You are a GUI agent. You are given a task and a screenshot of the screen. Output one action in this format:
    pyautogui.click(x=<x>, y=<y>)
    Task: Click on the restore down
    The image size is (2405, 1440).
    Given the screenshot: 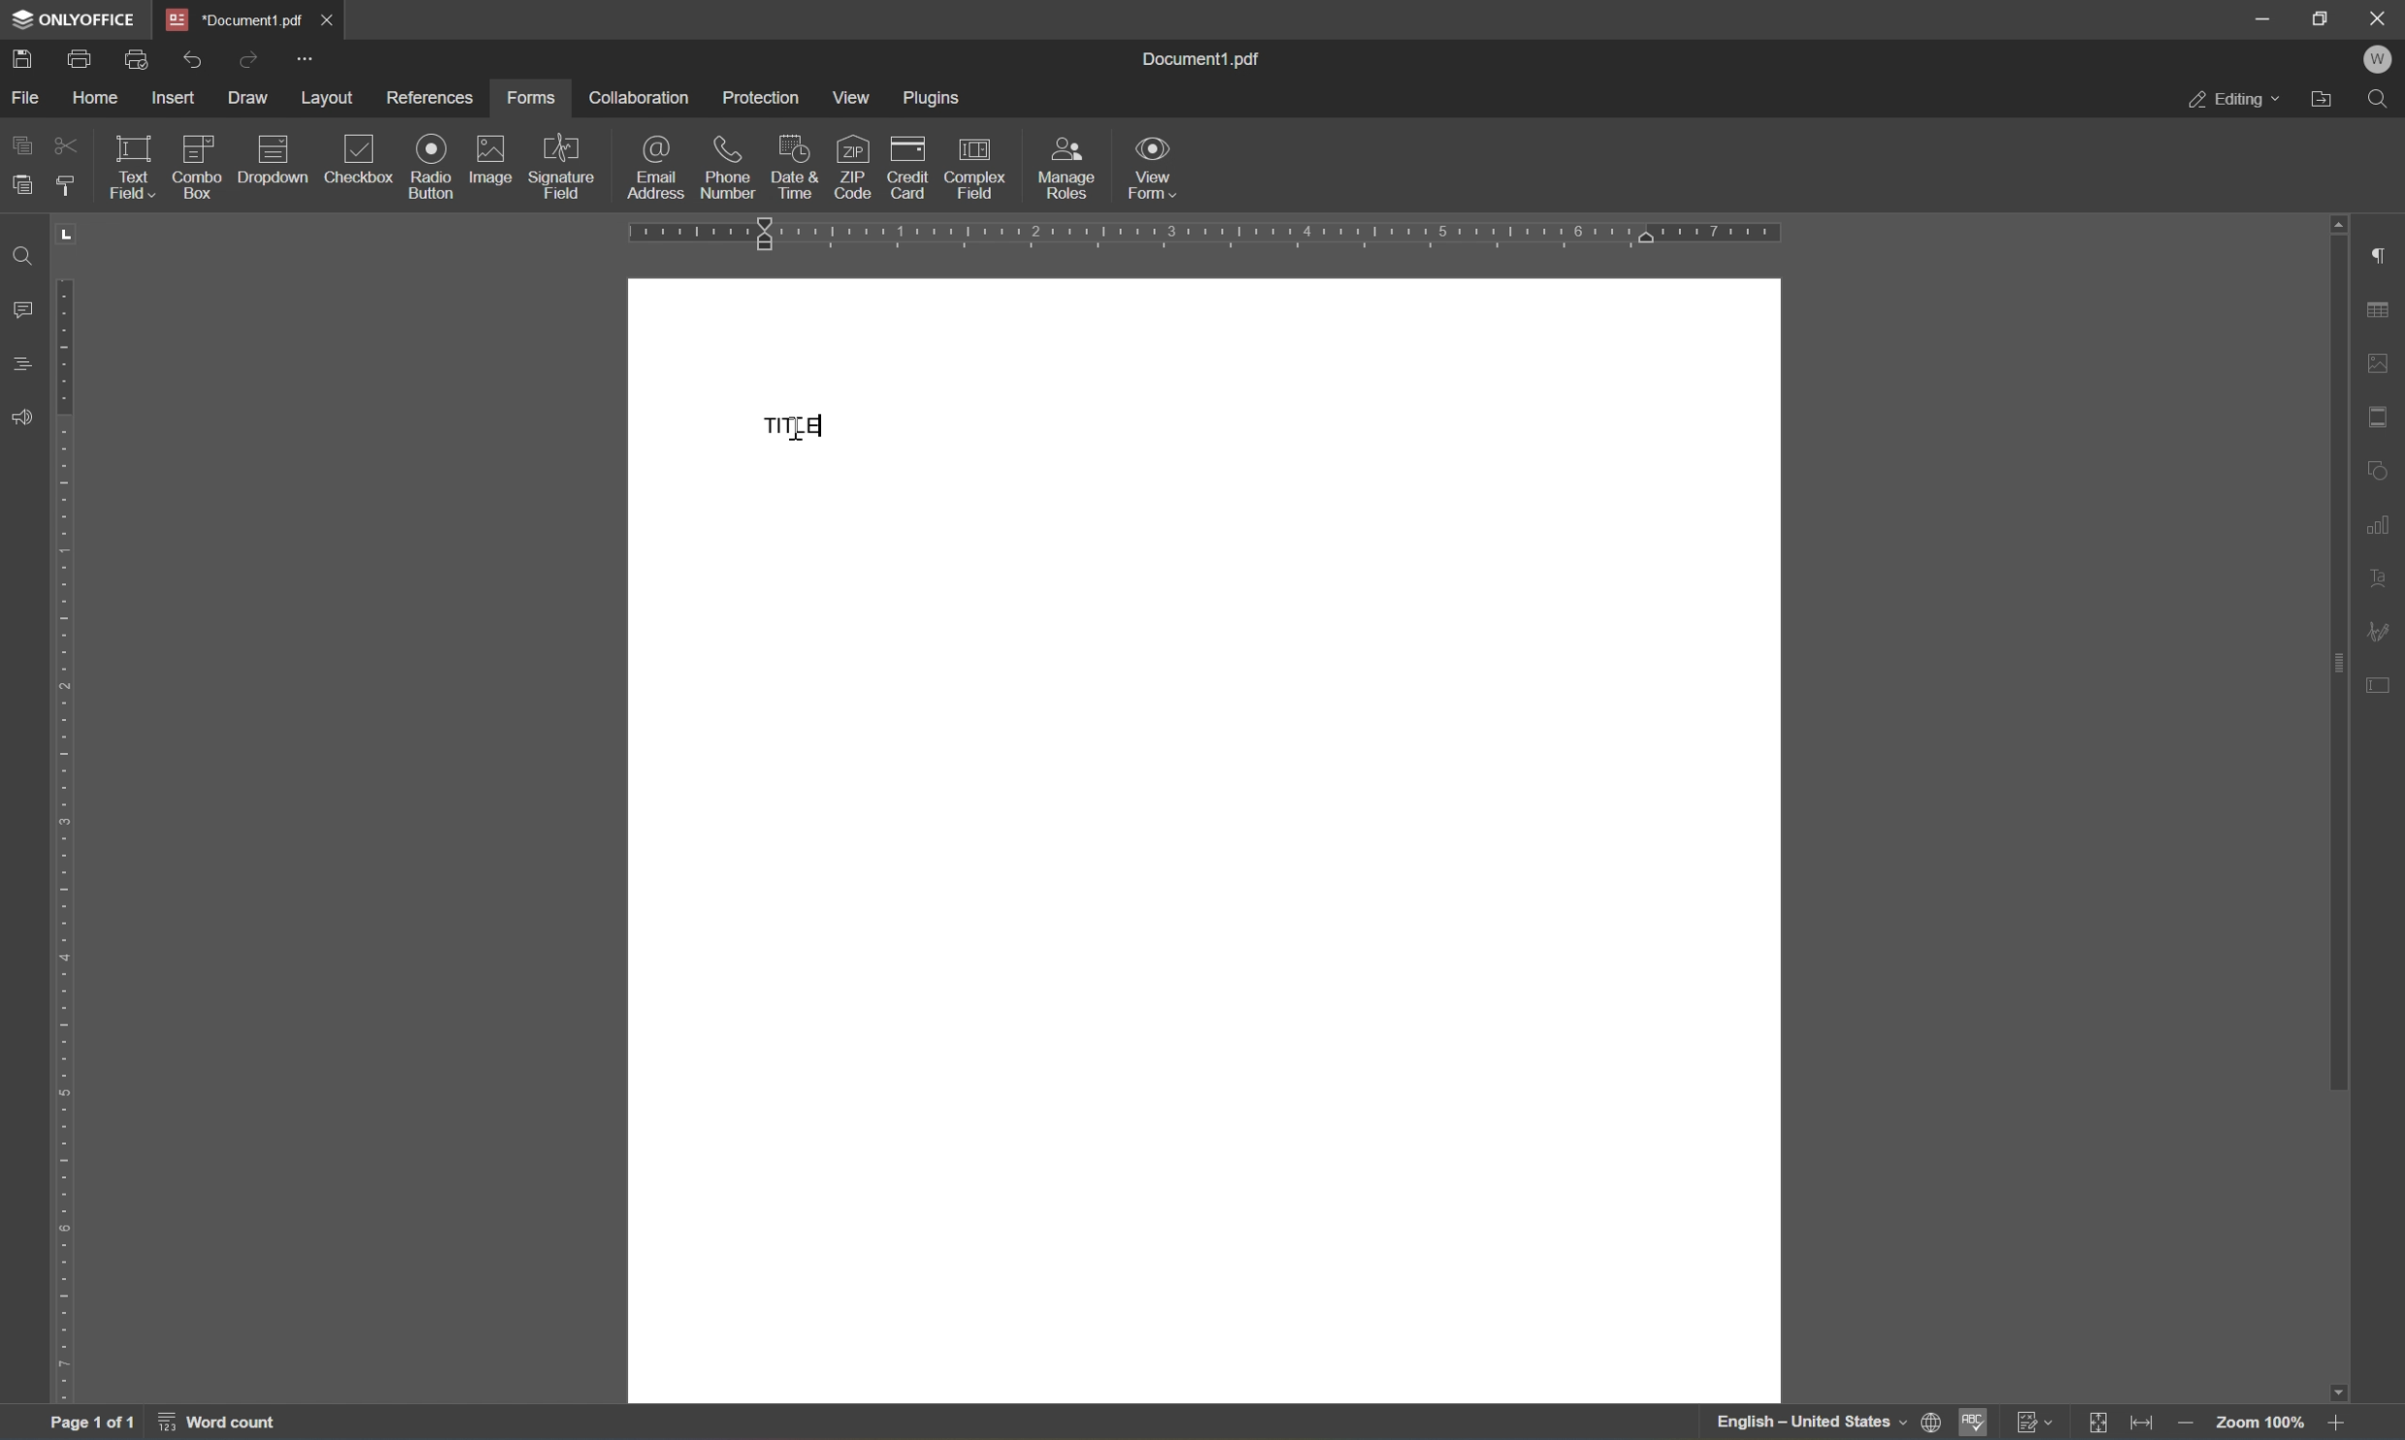 What is the action you would take?
    pyautogui.click(x=2323, y=19)
    